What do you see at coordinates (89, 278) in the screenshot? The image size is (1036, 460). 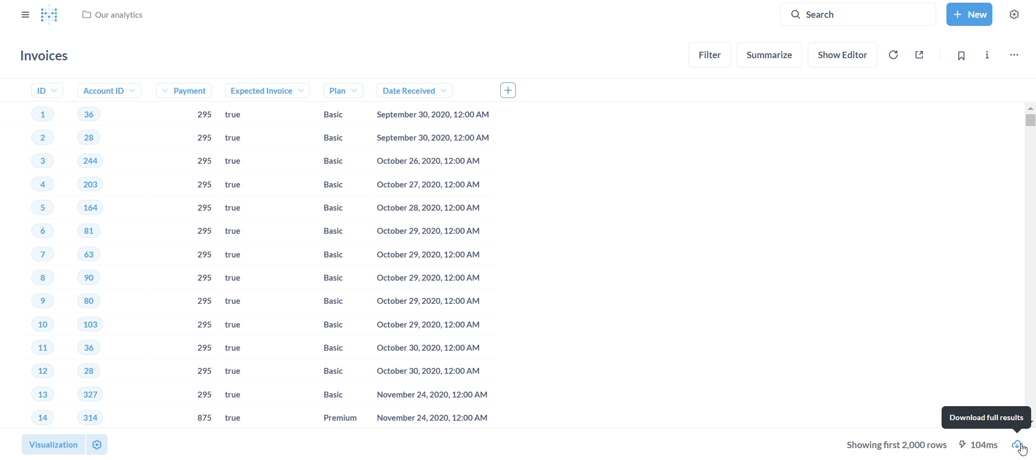 I see `90` at bounding box center [89, 278].